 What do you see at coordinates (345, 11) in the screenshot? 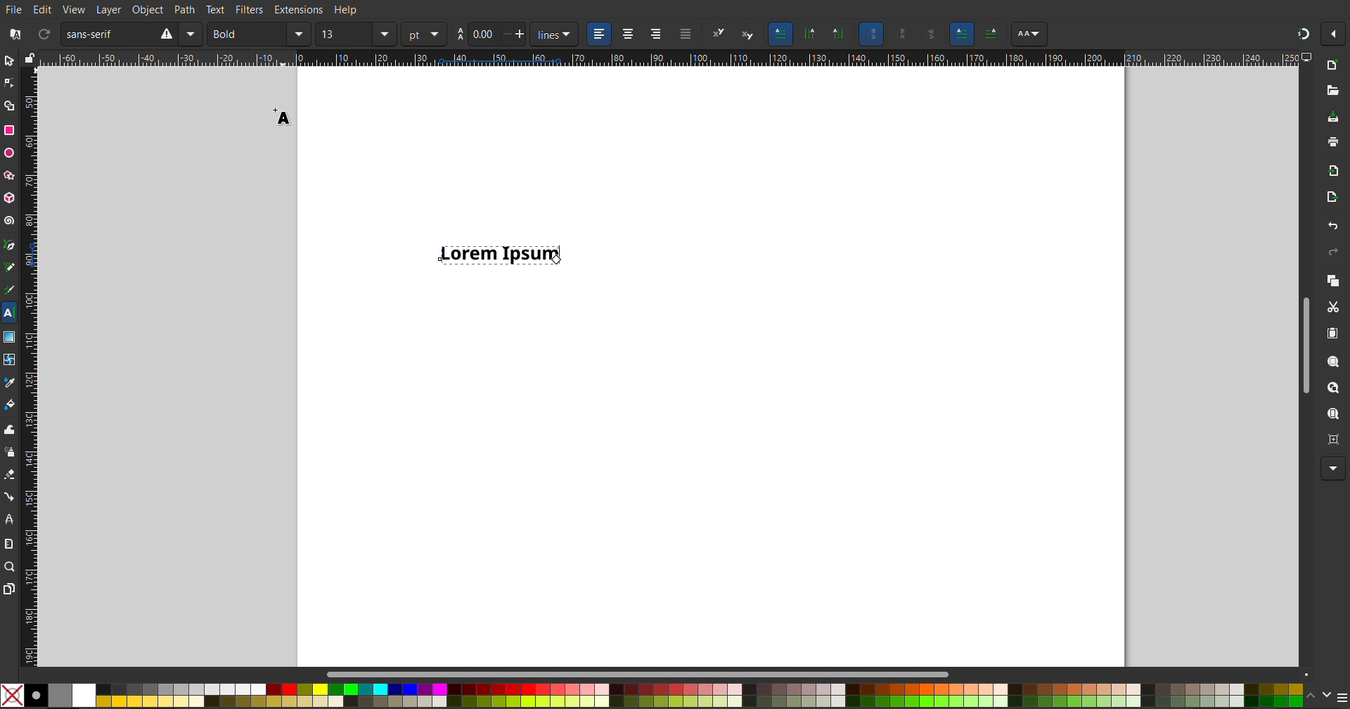
I see `Help` at bounding box center [345, 11].